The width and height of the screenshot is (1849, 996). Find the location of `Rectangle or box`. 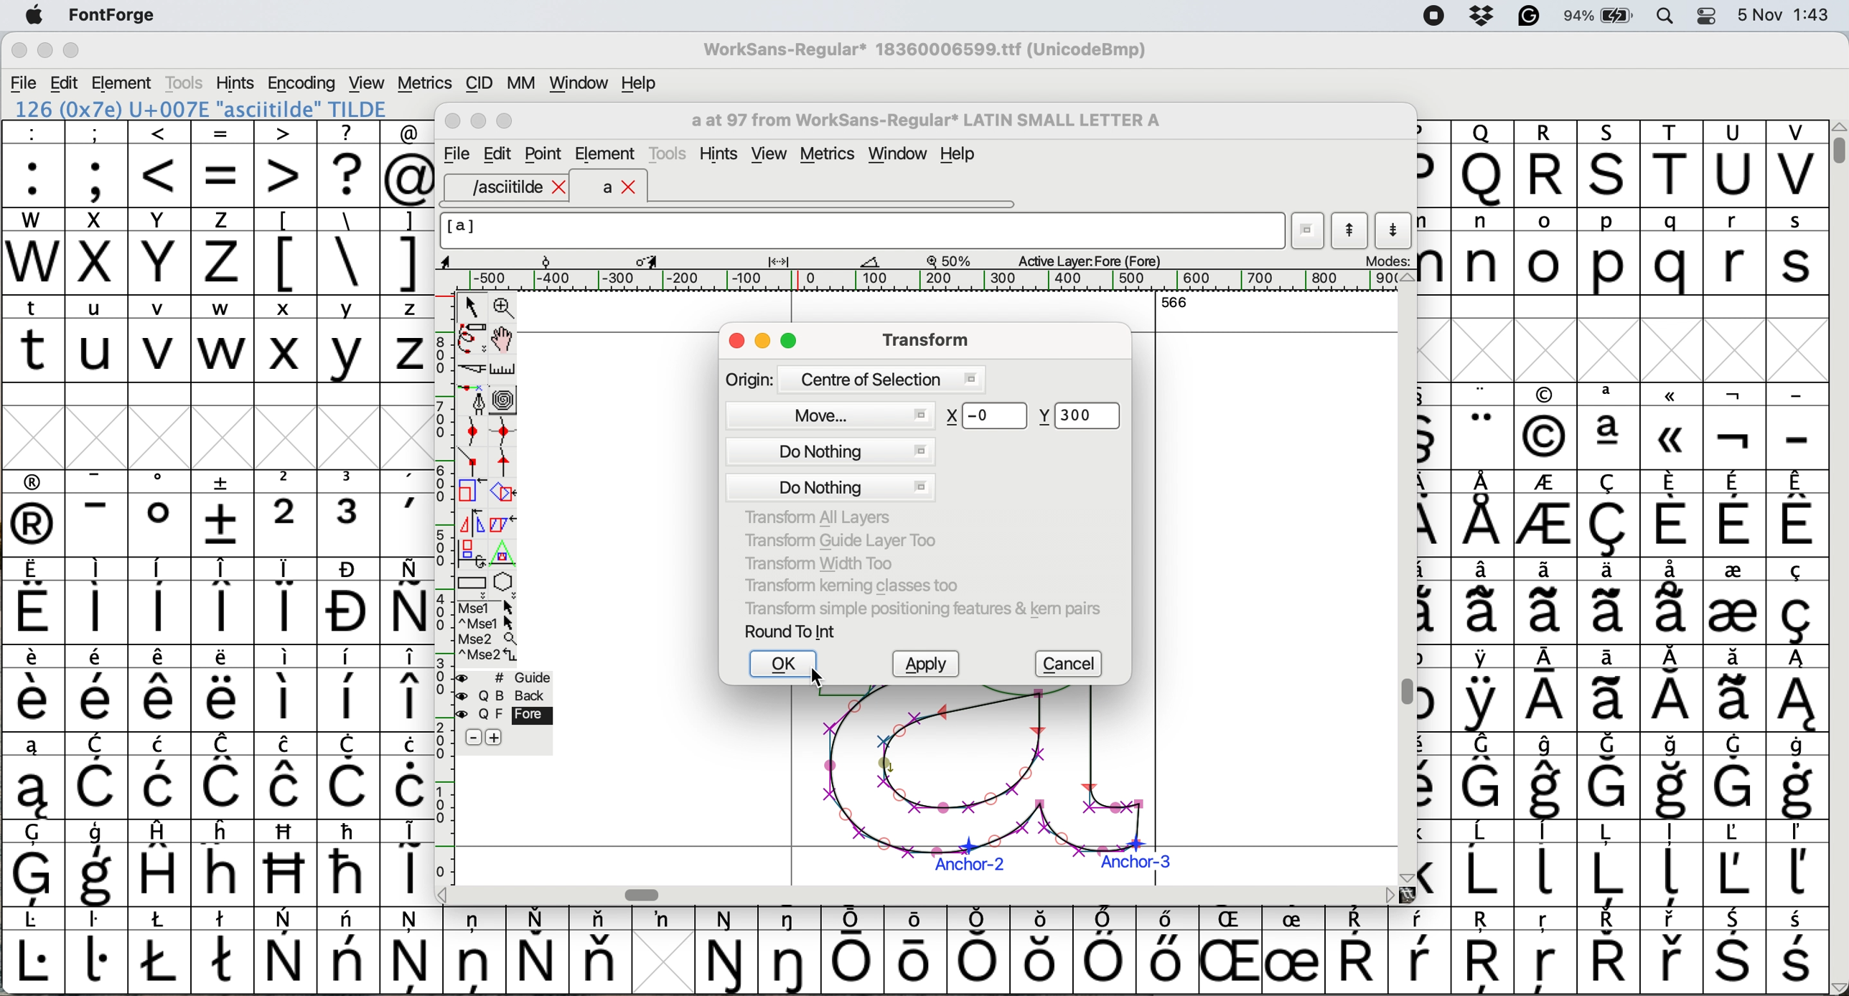

Rectangle or box is located at coordinates (472, 583).